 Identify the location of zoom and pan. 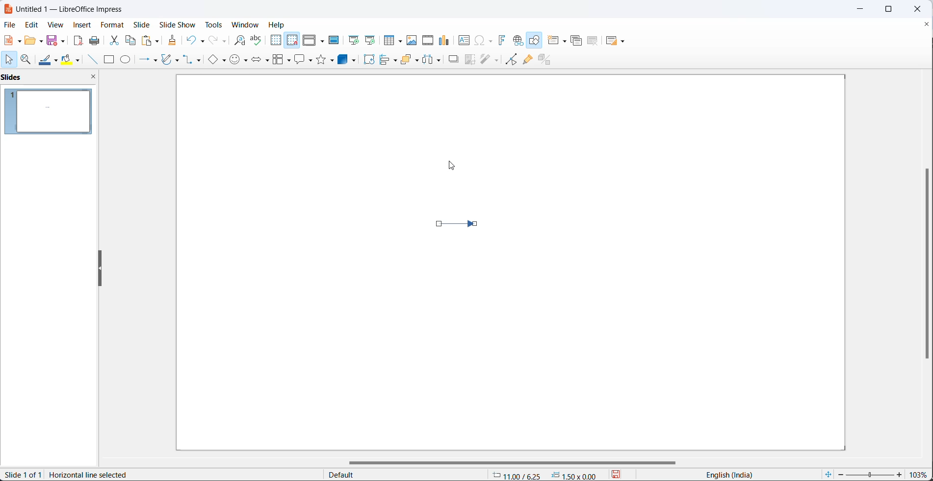
(26, 59).